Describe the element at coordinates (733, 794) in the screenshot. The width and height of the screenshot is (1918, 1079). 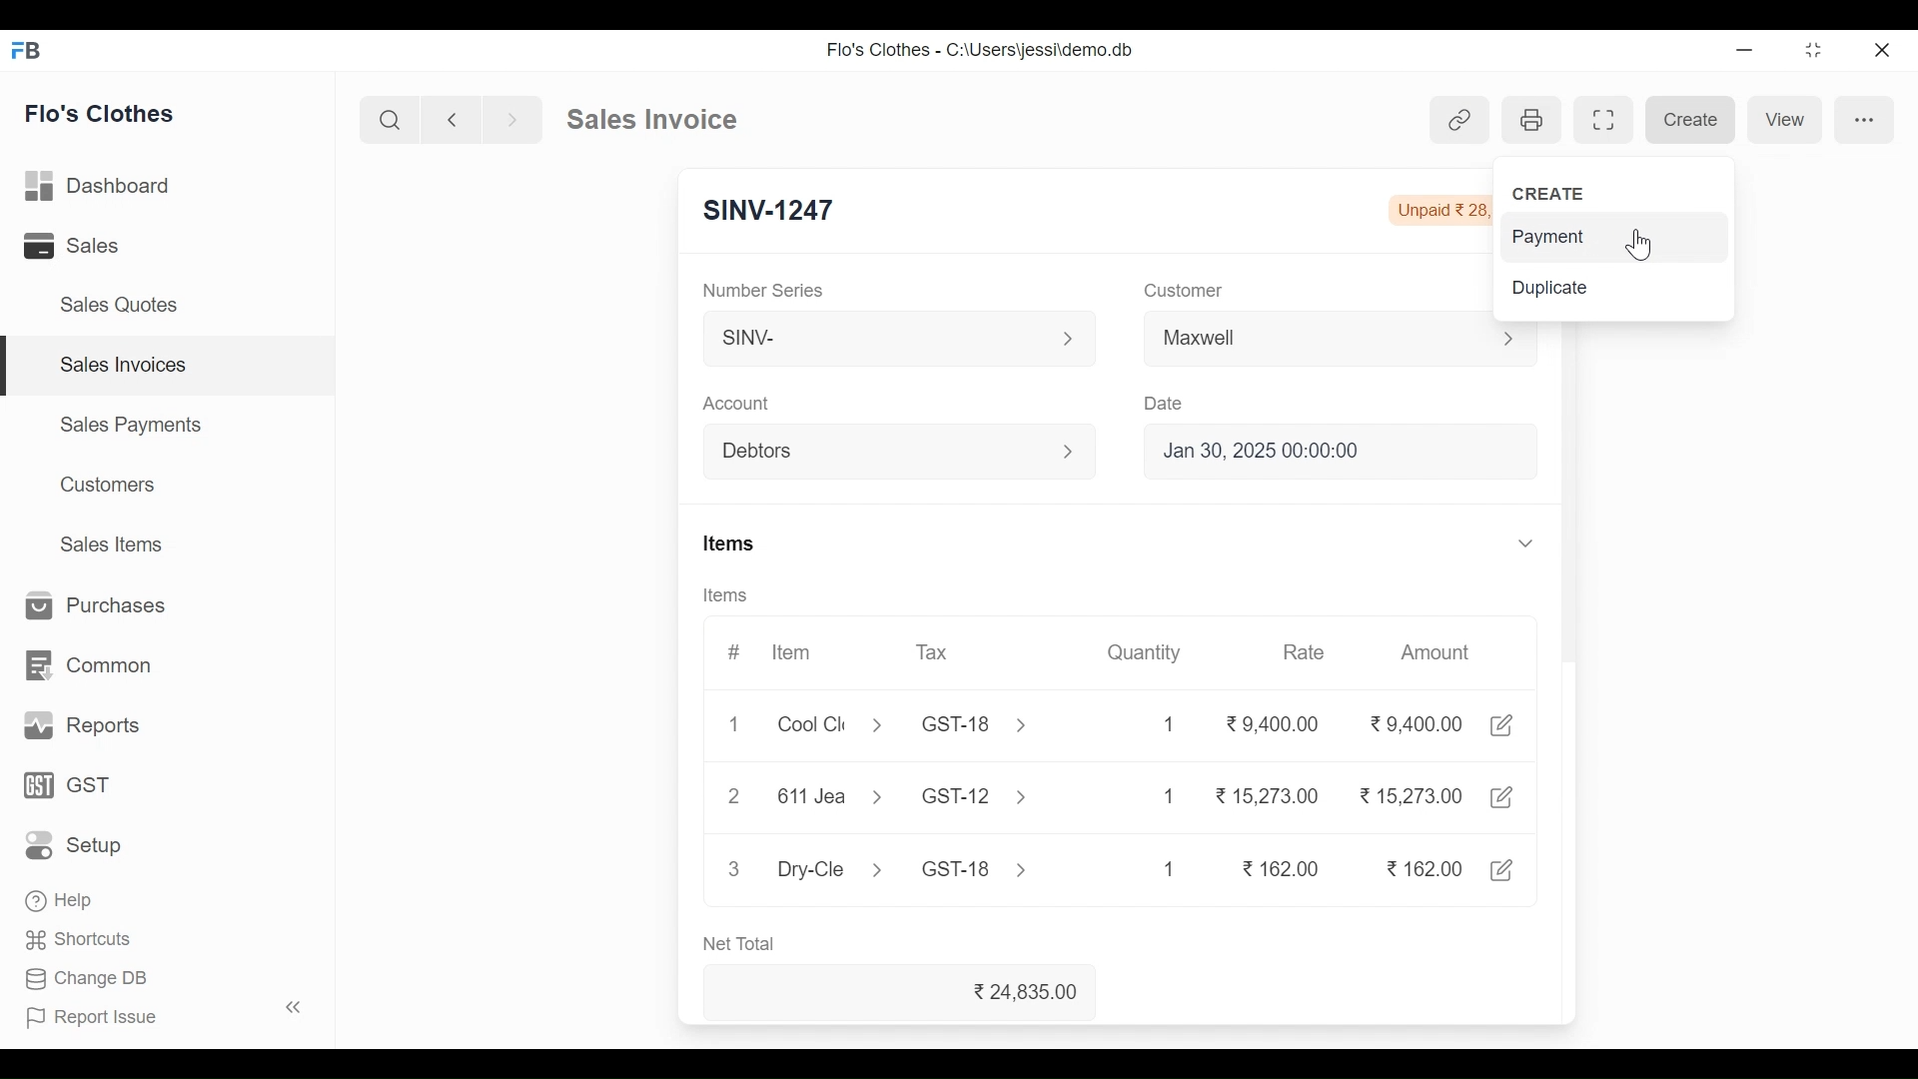
I see `2` at that location.